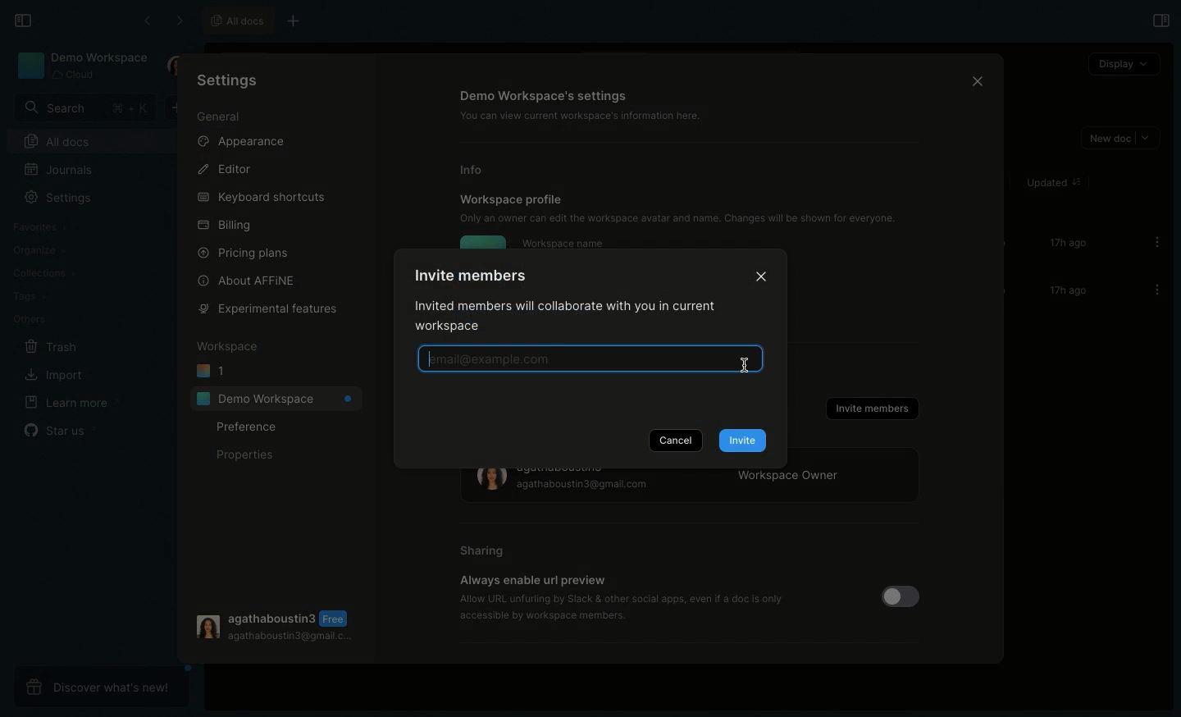 The image size is (1181, 717). What do you see at coordinates (236, 21) in the screenshot?
I see `All docs` at bounding box center [236, 21].